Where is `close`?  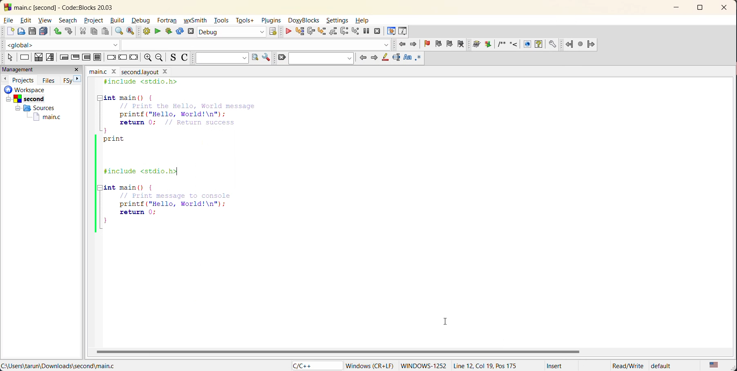 close is located at coordinates (76, 71).